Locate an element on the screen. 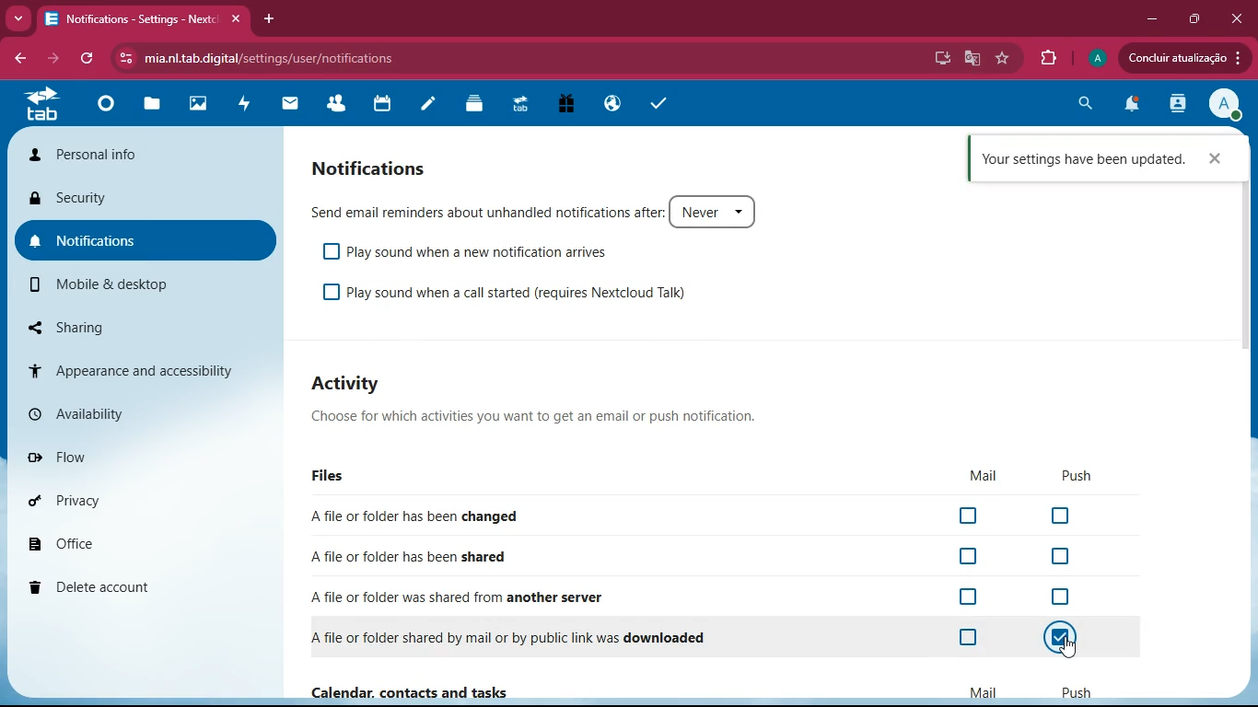  refresh is located at coordinates (87, 58).